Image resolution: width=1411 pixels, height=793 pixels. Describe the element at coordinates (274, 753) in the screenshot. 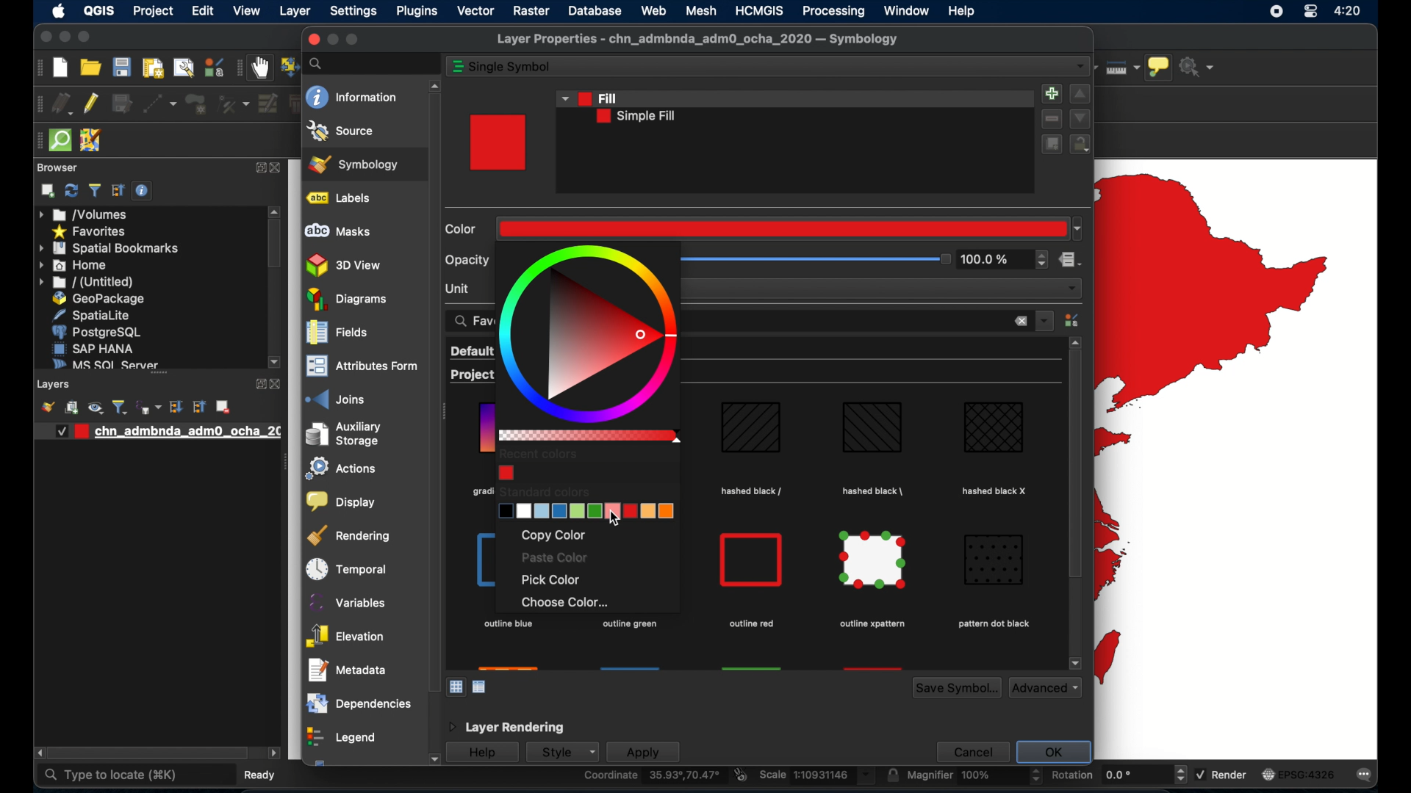

I see `scroll left arrow` at that location.